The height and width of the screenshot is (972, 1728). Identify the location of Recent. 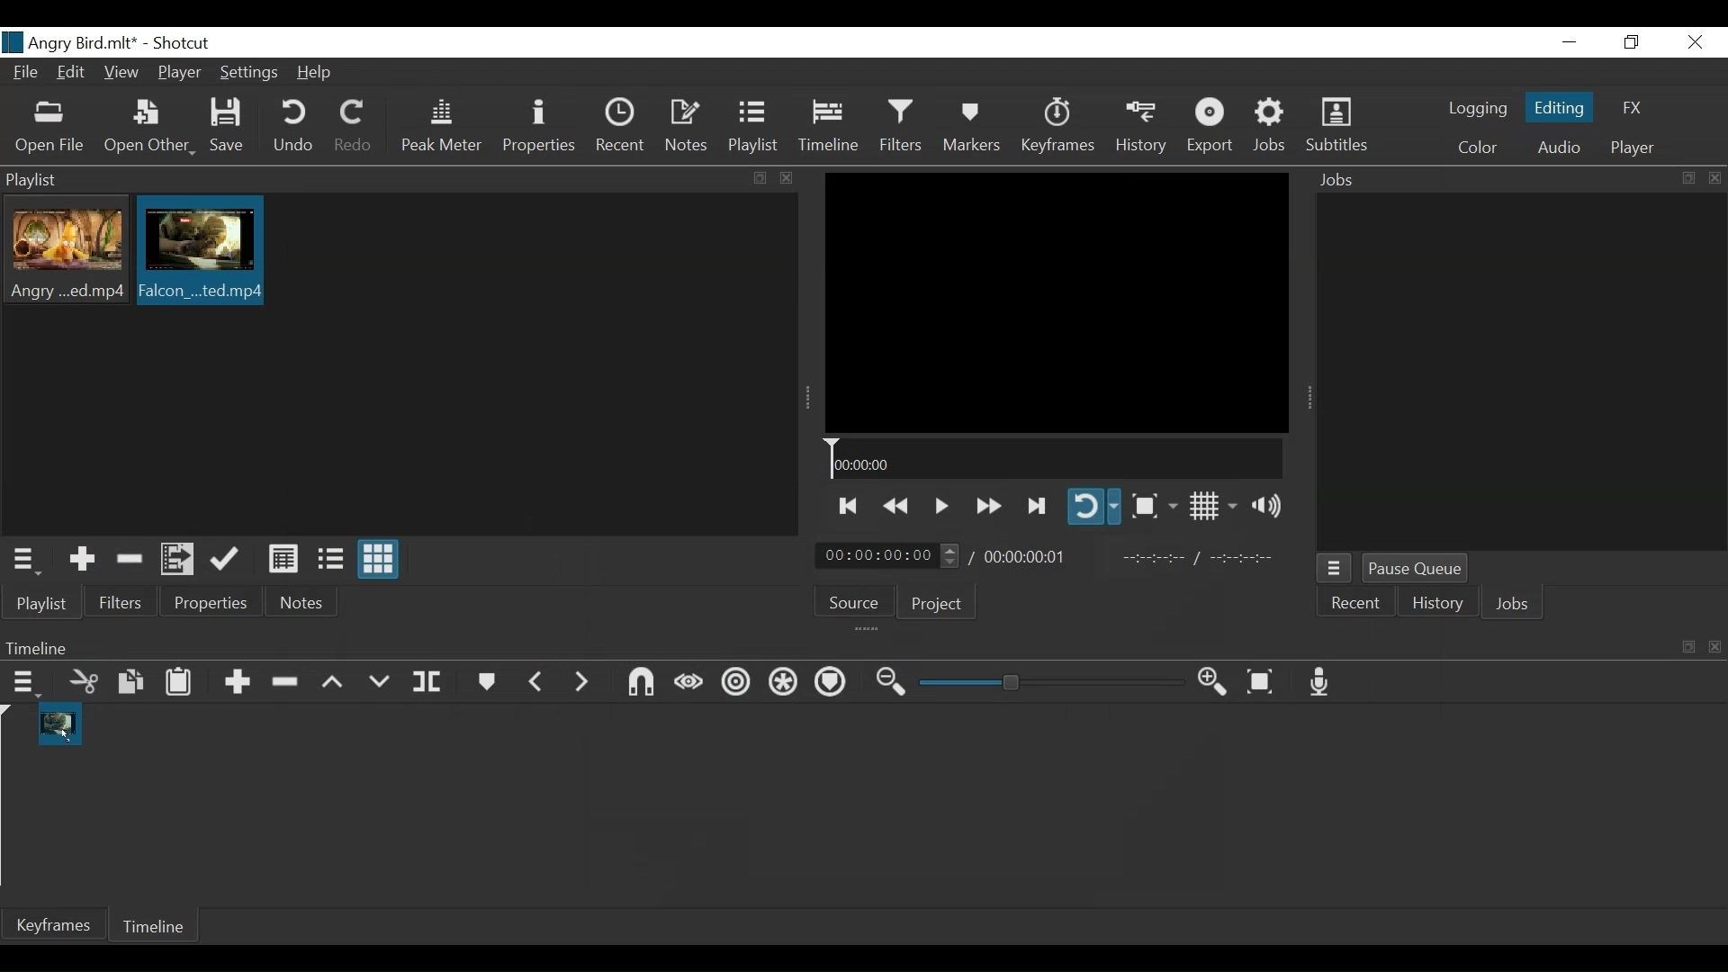
(1354, 606).